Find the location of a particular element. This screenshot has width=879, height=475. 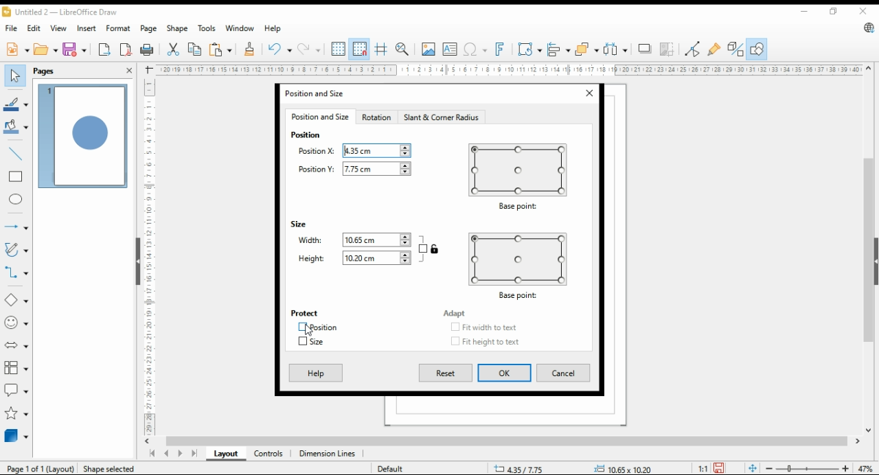

curves and polygons is located at coordinates (16, 250).